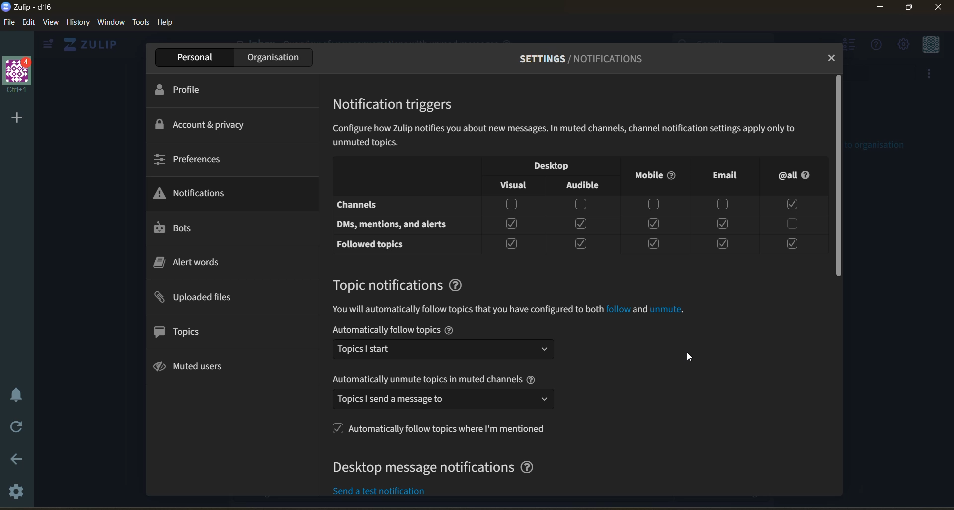  I want to click on preferences, so click(190, 161).